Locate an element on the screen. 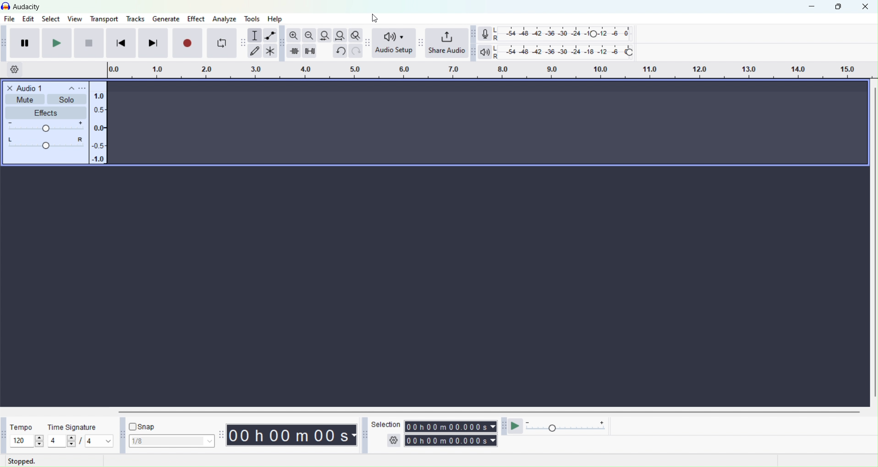 The image size is (878, 467). options is located at coordinates (83, 88).